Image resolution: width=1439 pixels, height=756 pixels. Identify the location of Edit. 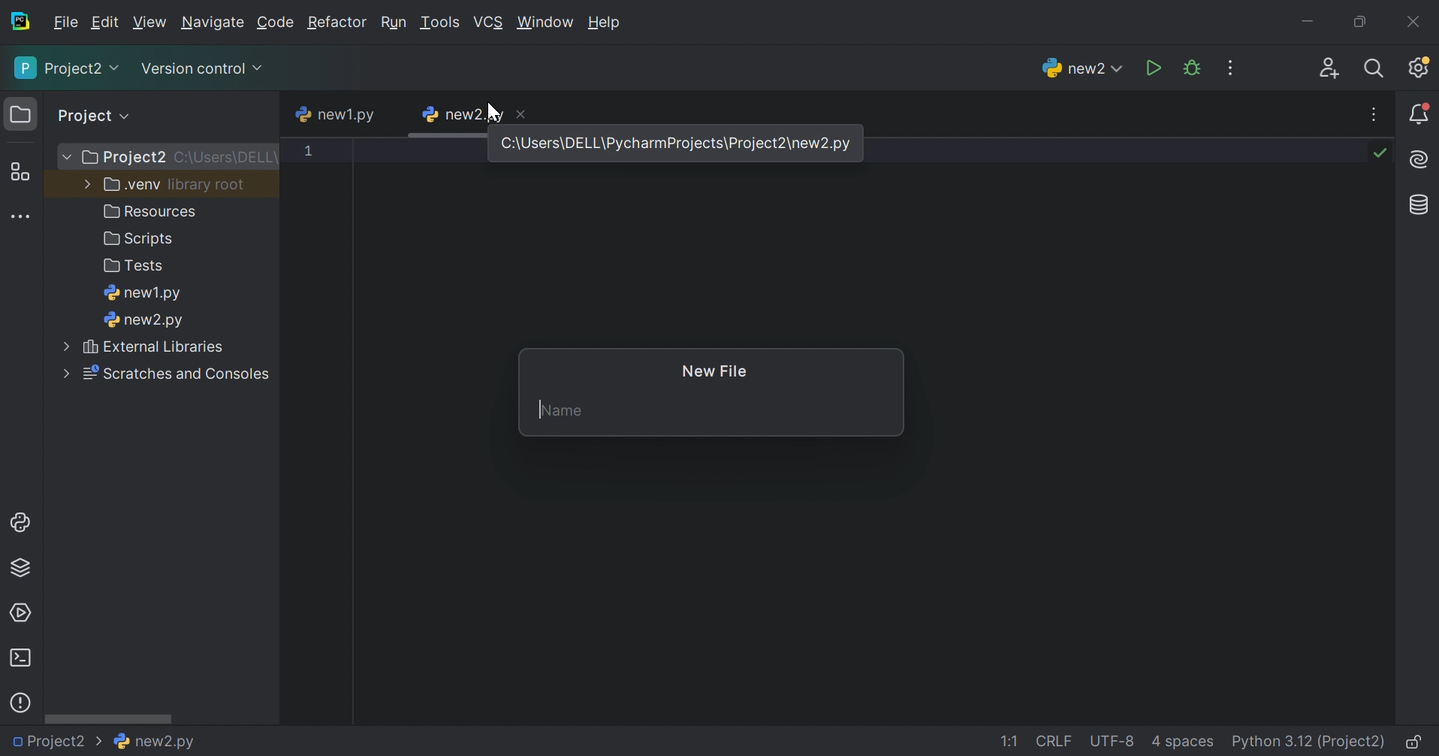
(105, 23).